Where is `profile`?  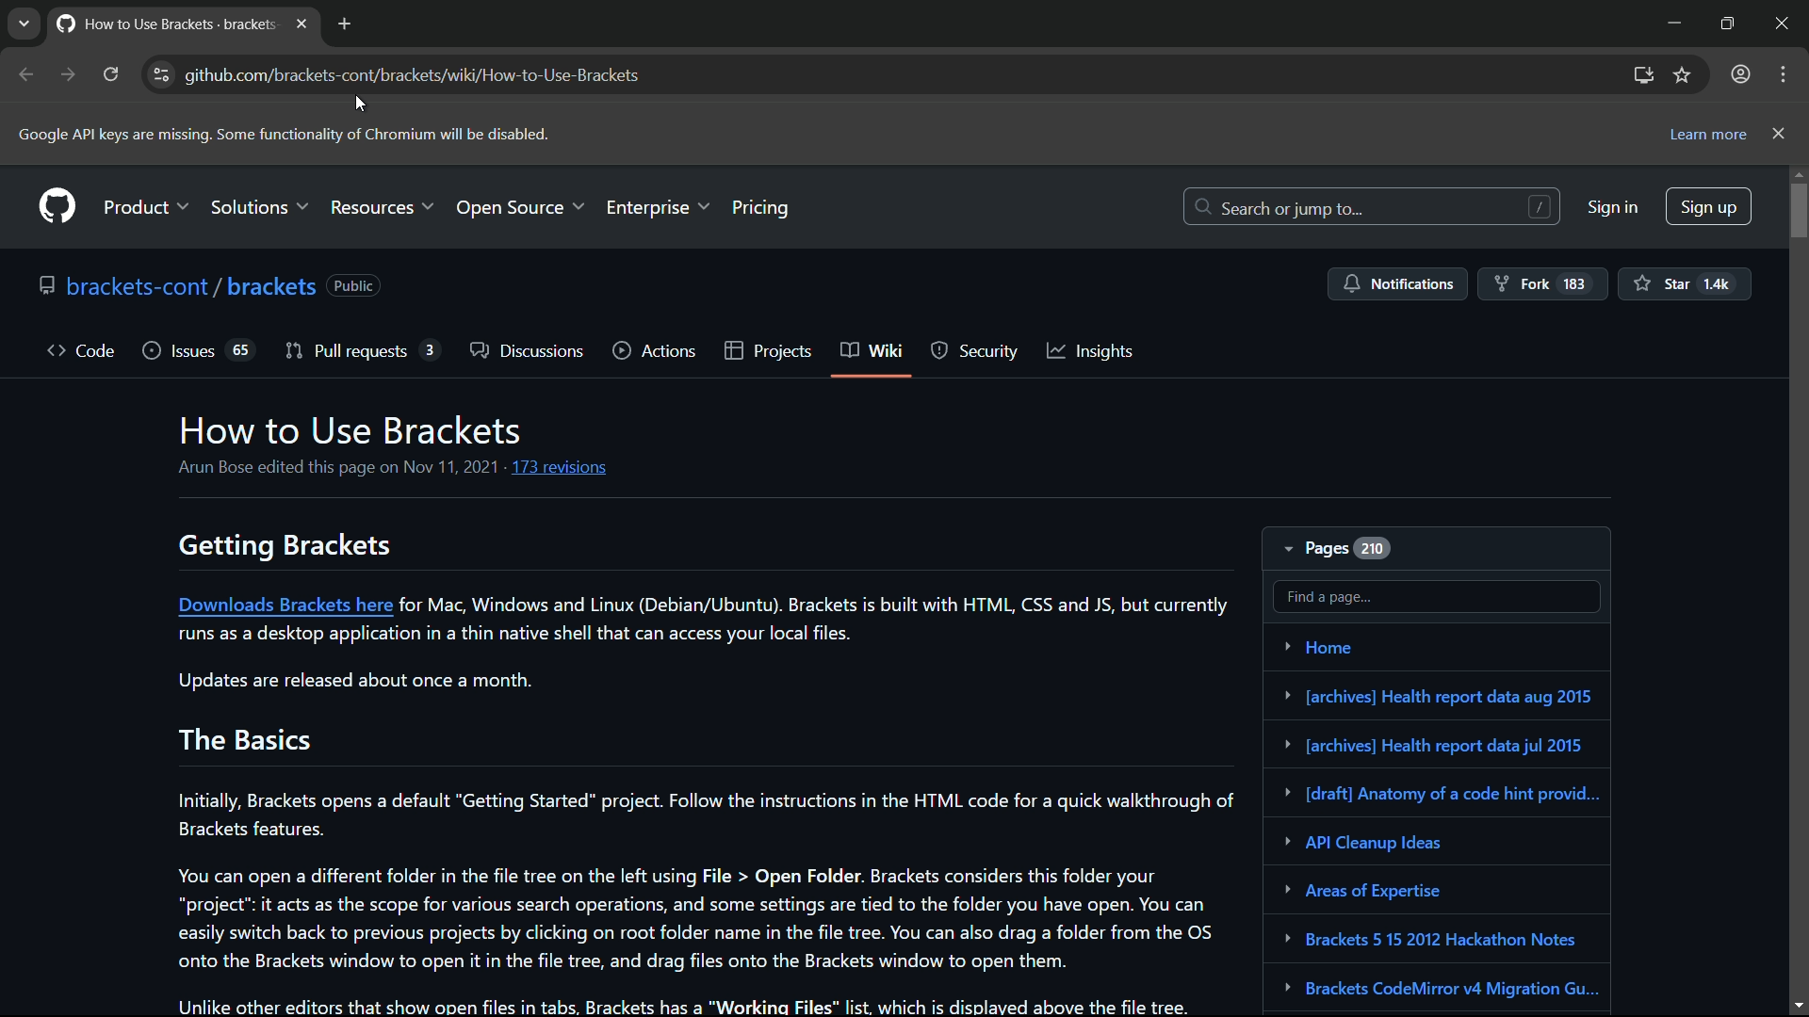 profile is located at coordinates (1740, 74).